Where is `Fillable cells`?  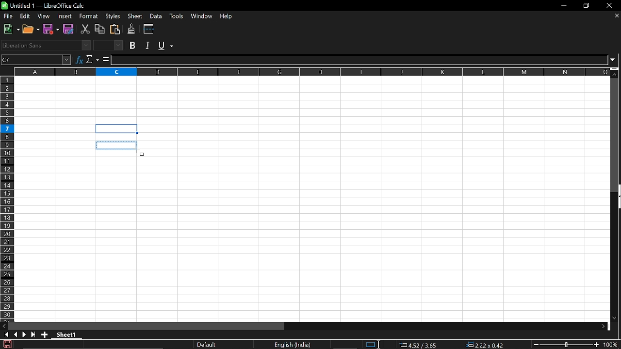 Fillable cells is located at coordinates (376, 222).